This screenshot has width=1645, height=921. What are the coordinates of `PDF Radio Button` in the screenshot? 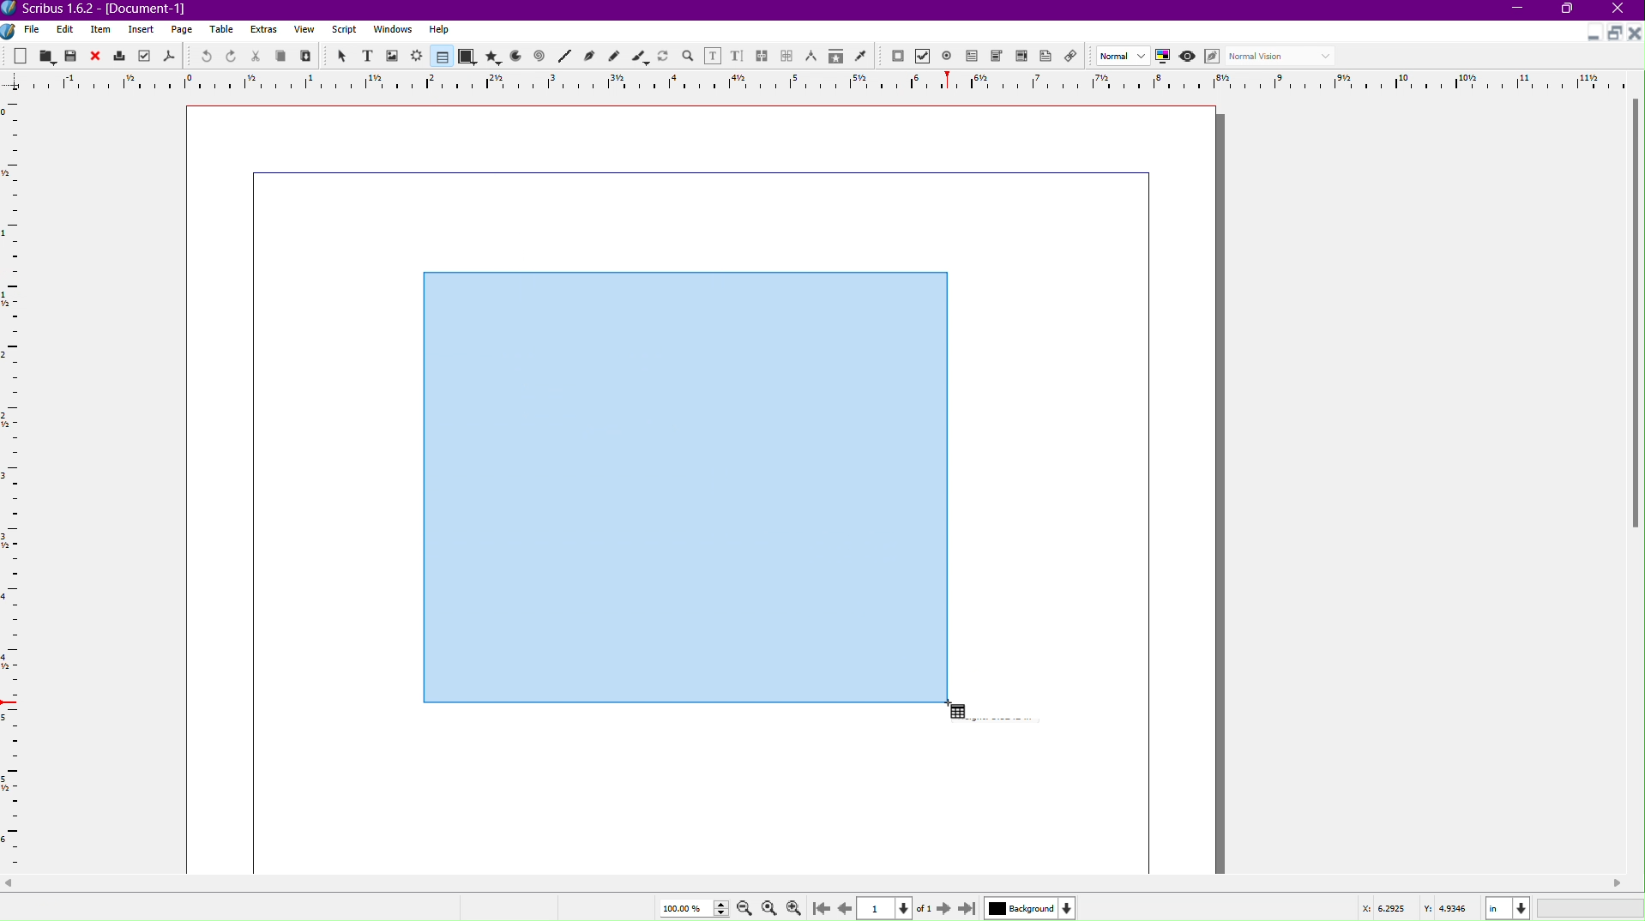 It's located at (950, 56).